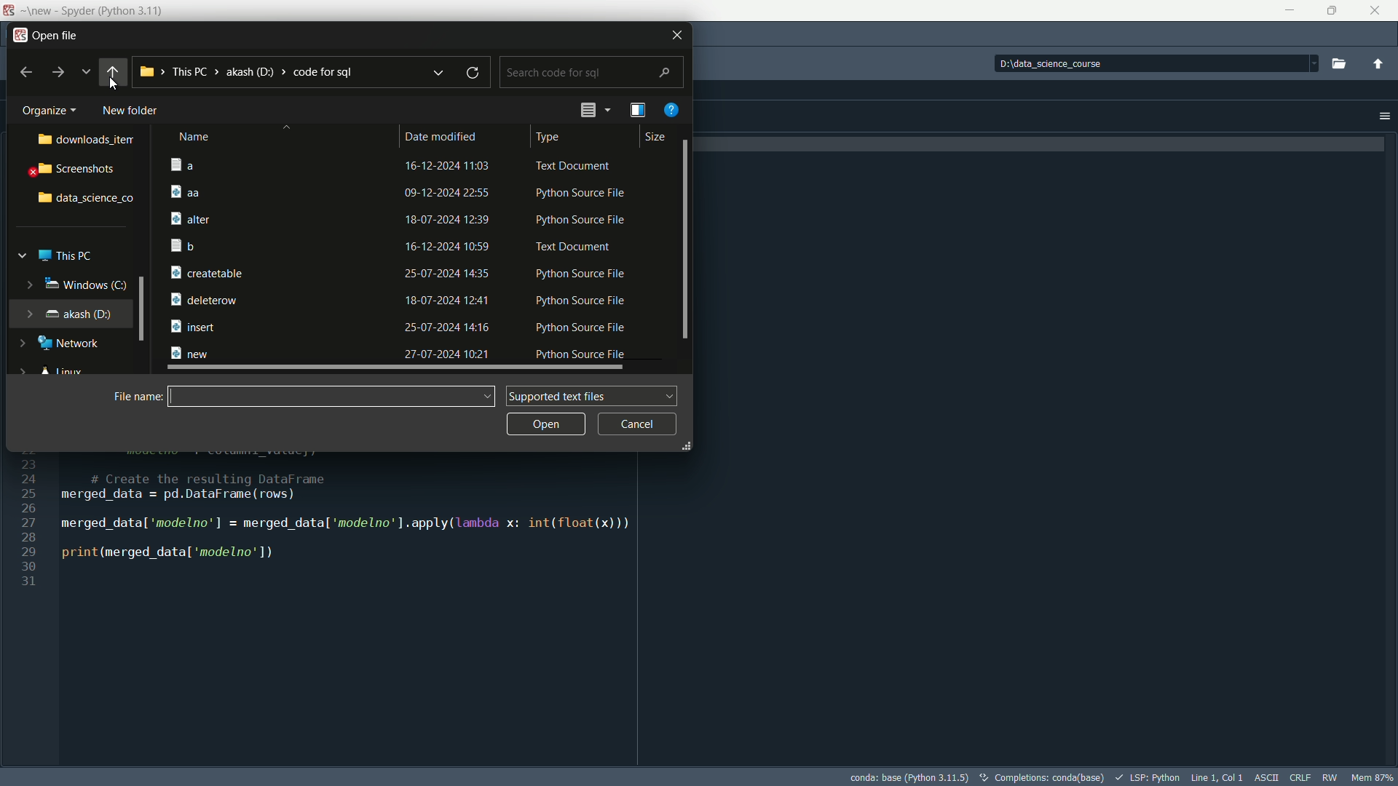  I want to click on recent locations, so click(87, 72).